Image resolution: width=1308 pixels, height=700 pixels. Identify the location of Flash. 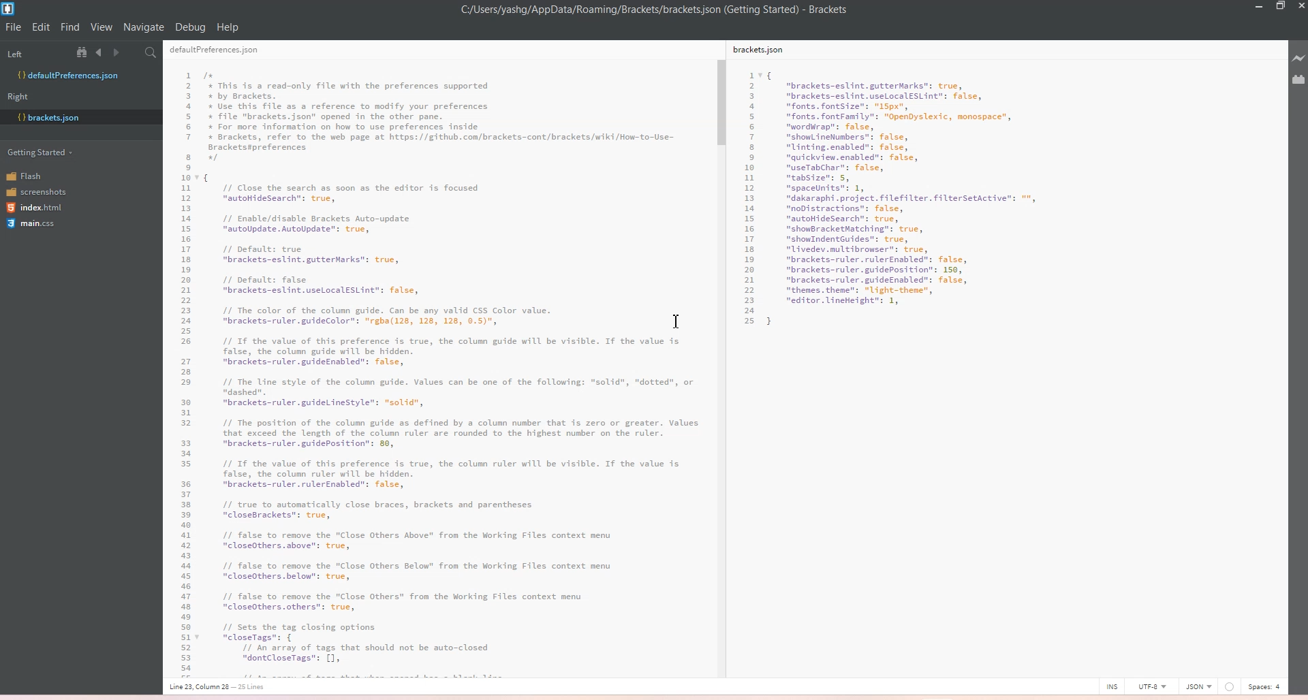
(33, 175).